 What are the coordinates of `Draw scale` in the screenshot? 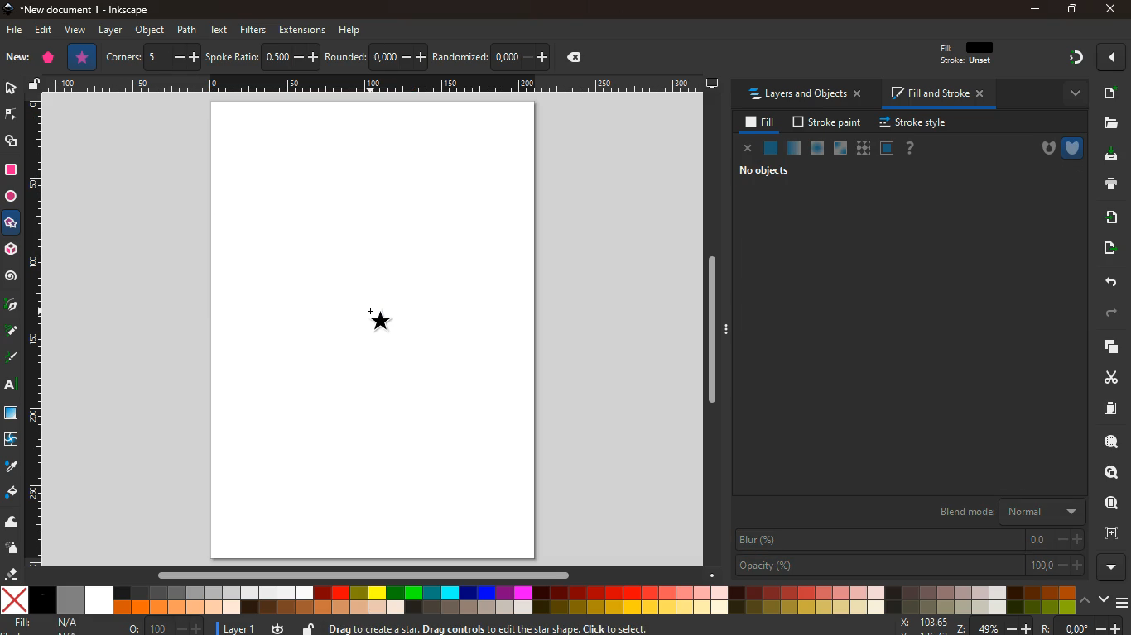 It's located at (41, 334).